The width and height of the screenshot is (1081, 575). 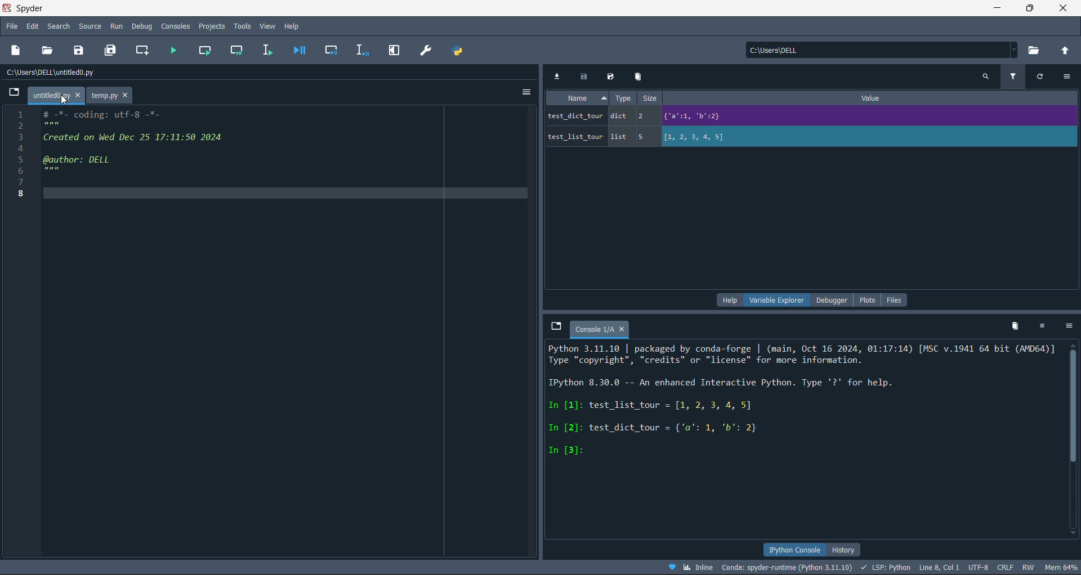 I want to click on path manager, so click(x=461, y=50).